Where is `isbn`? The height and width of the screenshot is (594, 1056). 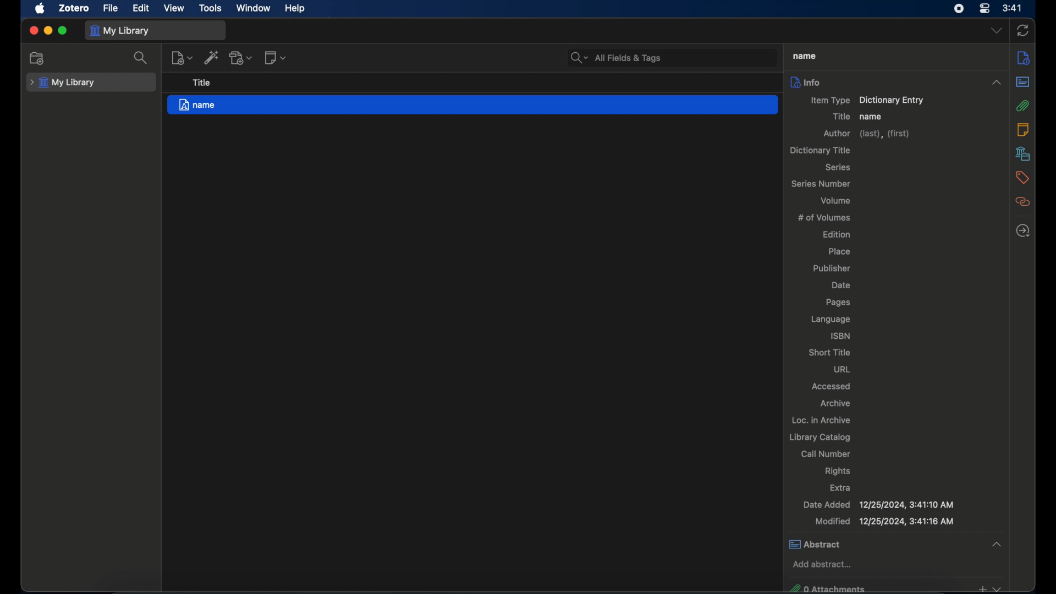
isbn is located at coordinates (842, 335).